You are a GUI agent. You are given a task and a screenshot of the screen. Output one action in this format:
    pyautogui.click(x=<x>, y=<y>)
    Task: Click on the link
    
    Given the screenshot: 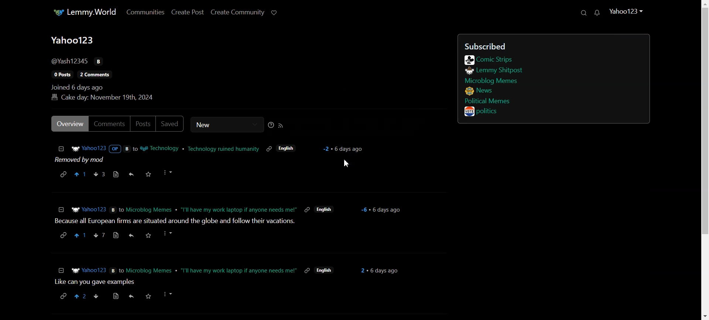 What is the action you would take?
    pyautogui.click(x=306, y=270)
    